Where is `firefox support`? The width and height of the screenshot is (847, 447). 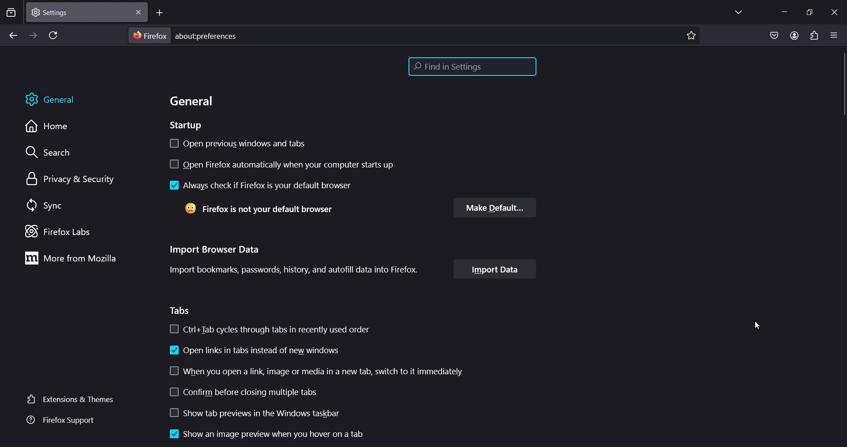
firefox support is located at coordinates (67, 422).